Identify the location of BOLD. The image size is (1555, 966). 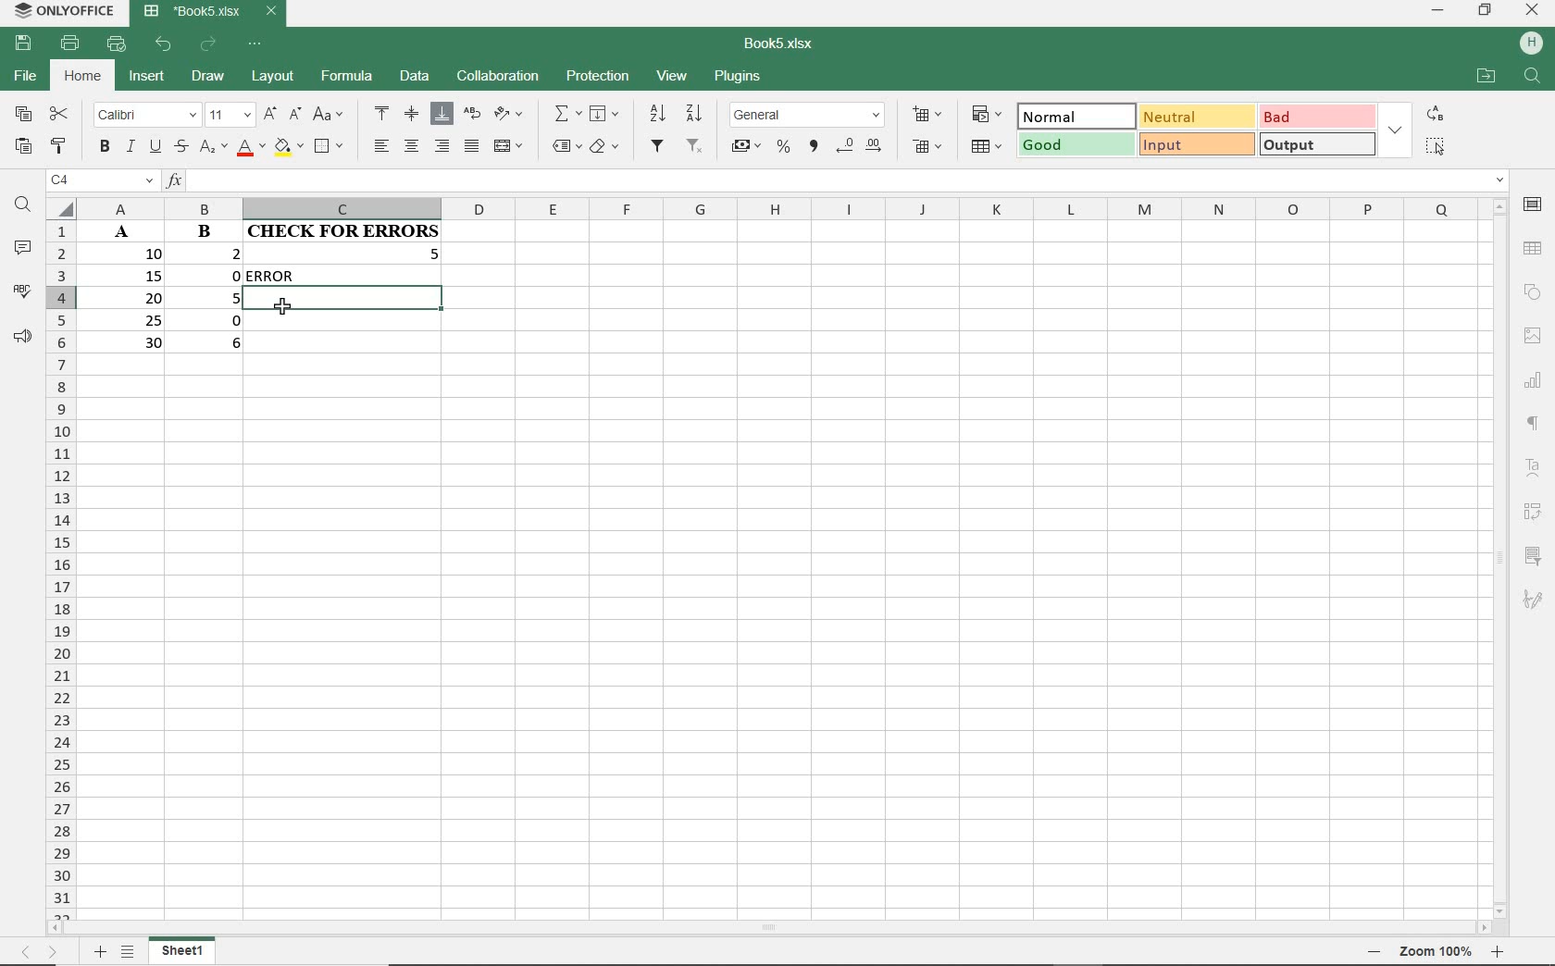
(105, 148).